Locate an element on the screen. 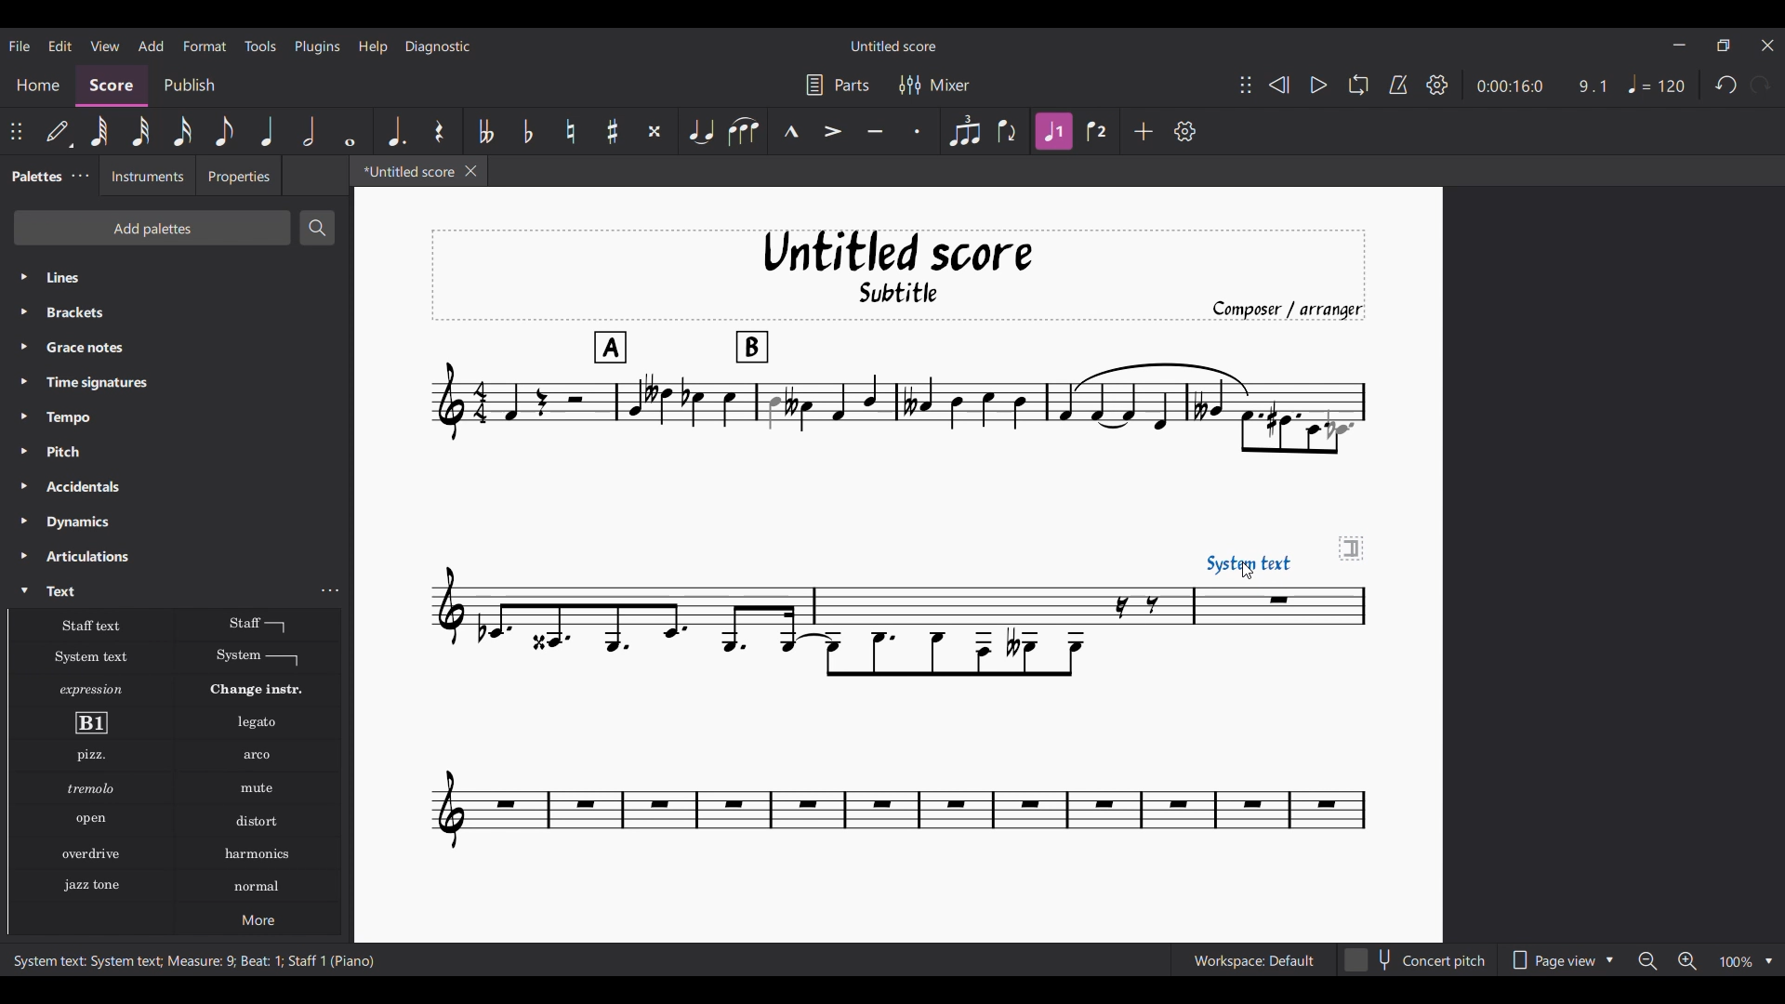  Close interface is located at coordinates (1768, 46).